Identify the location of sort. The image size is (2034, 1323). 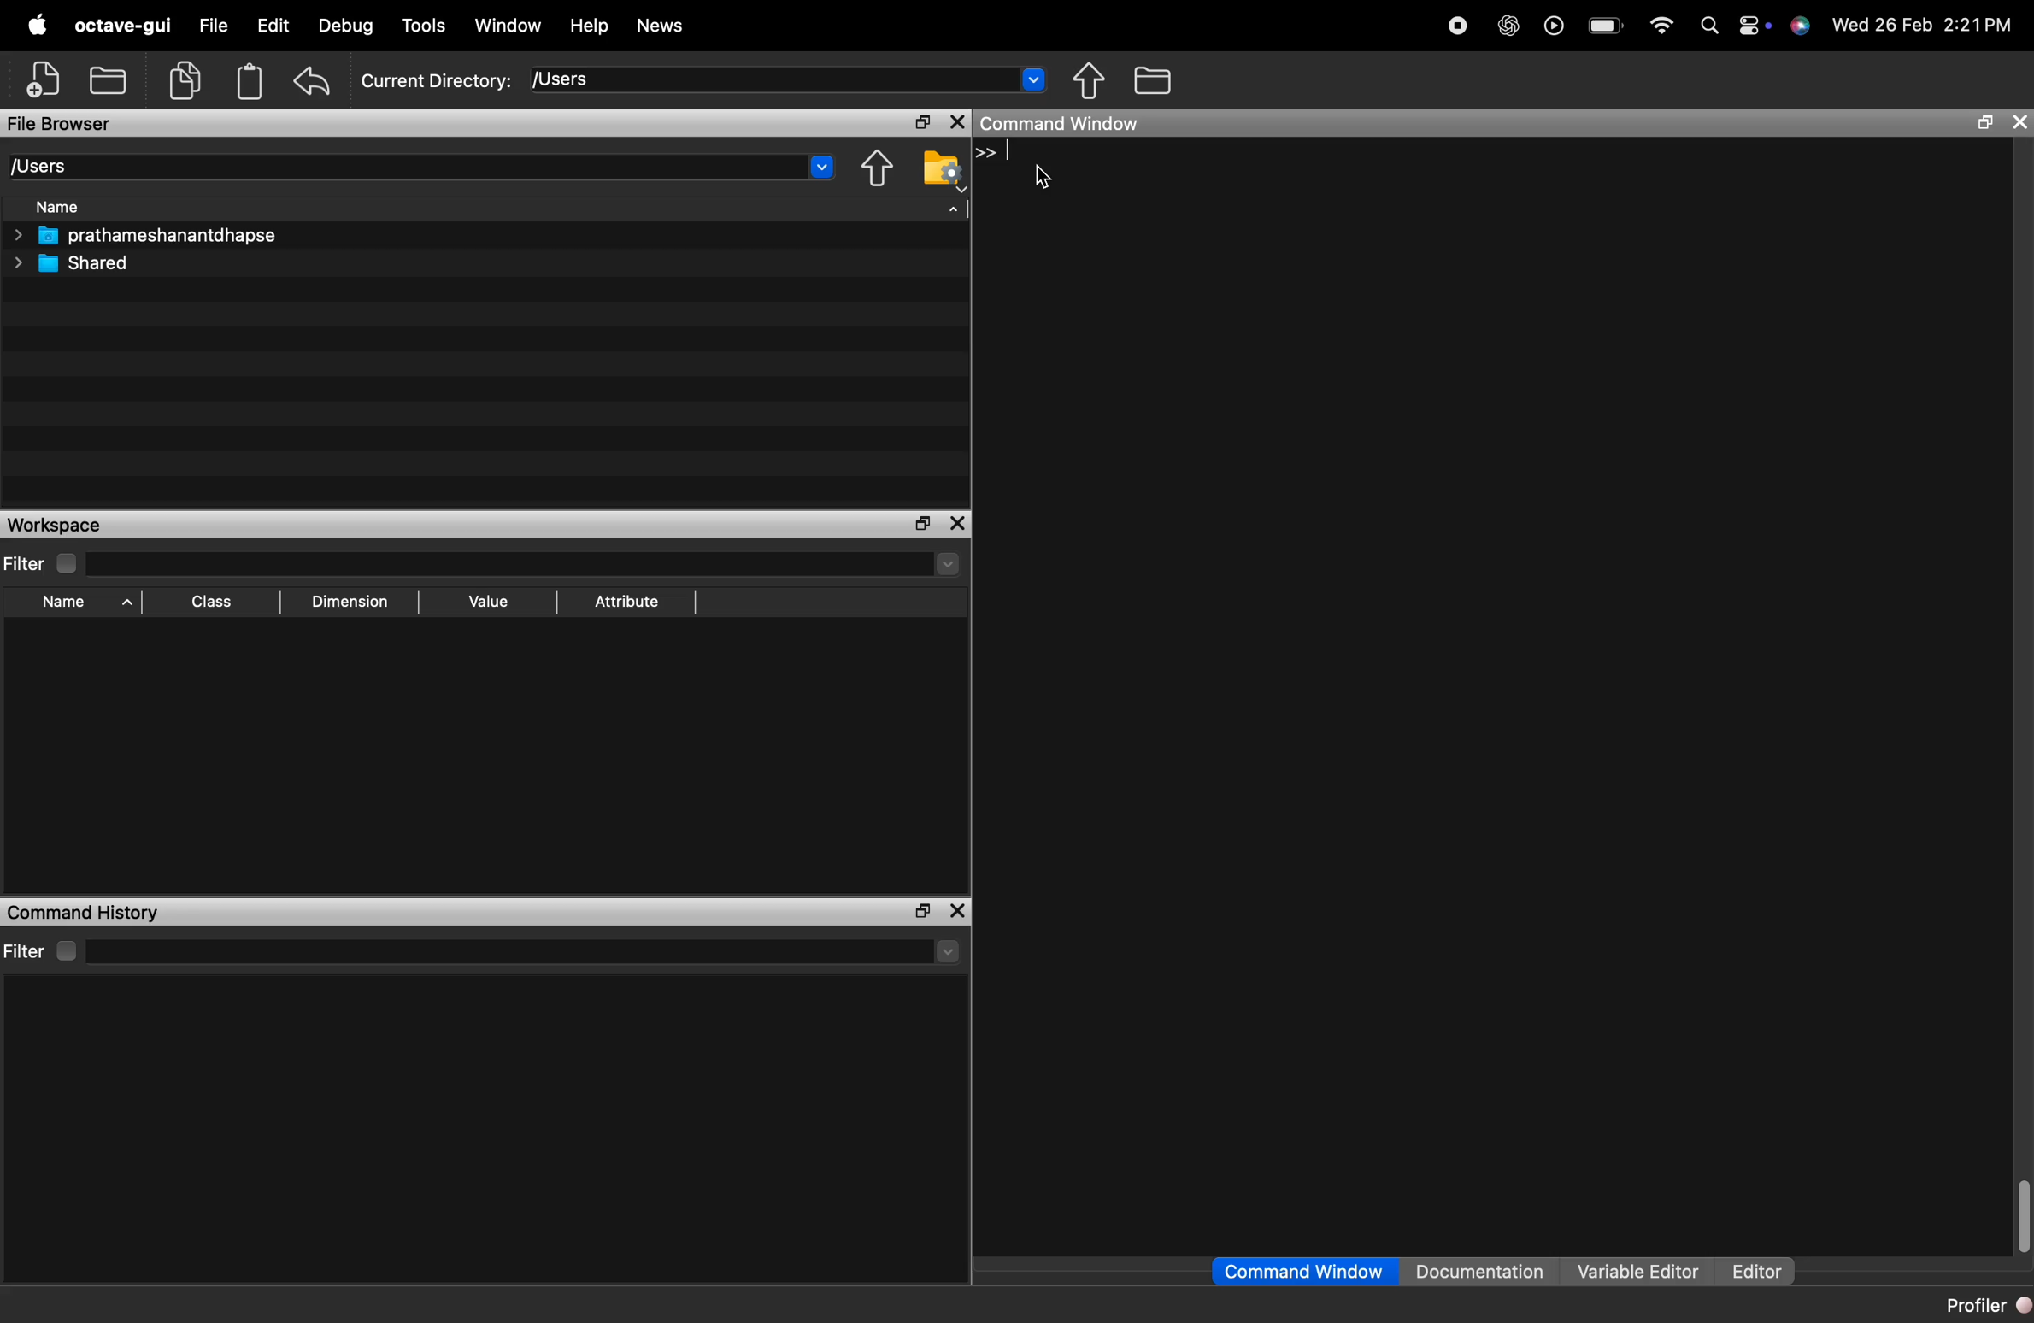
(129, 602).